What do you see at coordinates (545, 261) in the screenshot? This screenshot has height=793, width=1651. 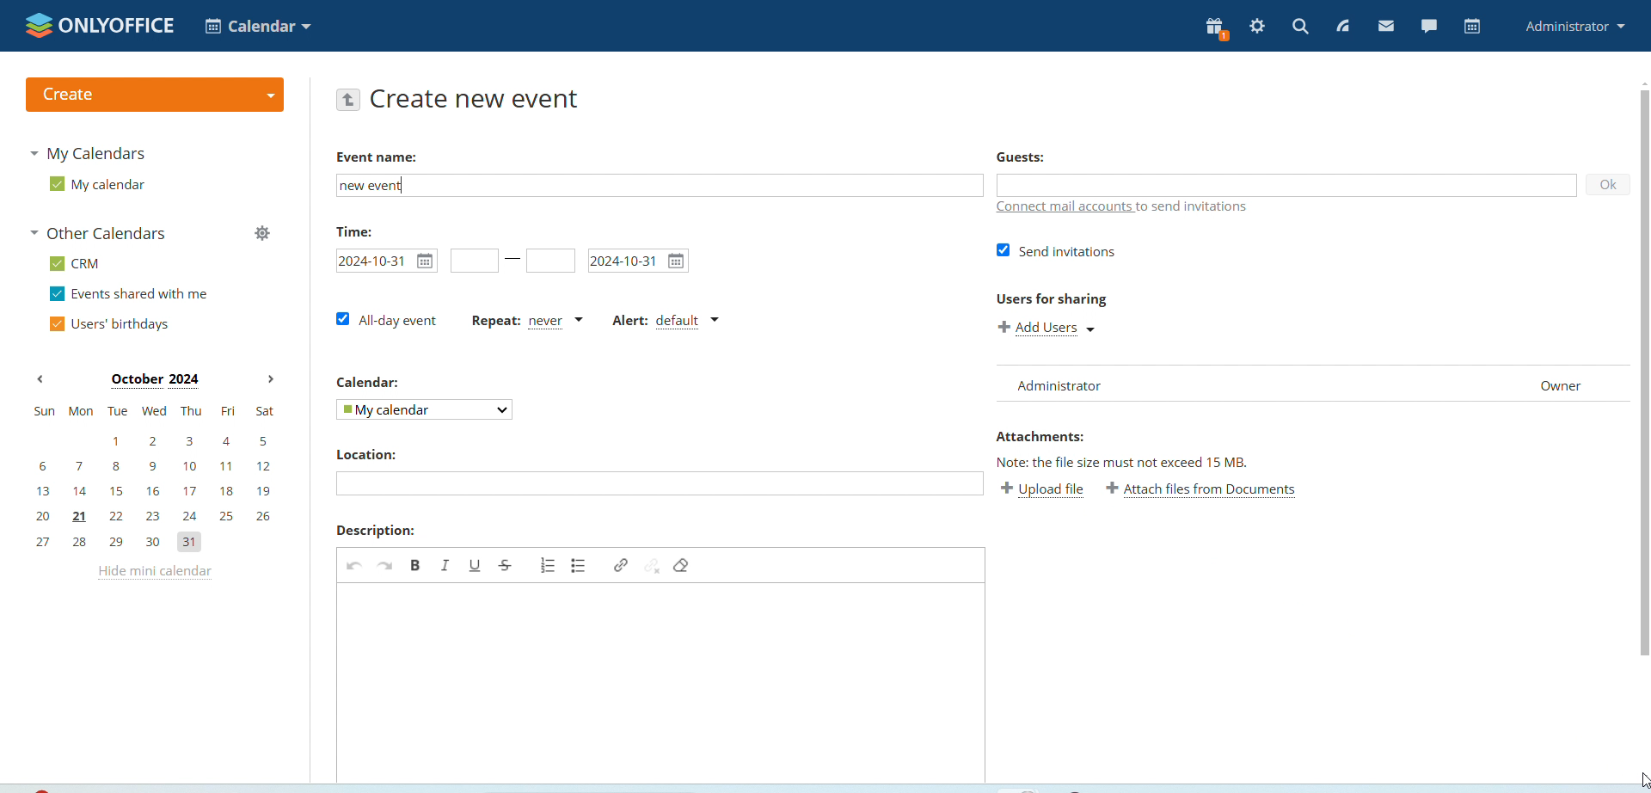 I see `event end time` at bounding box center [545, 261].